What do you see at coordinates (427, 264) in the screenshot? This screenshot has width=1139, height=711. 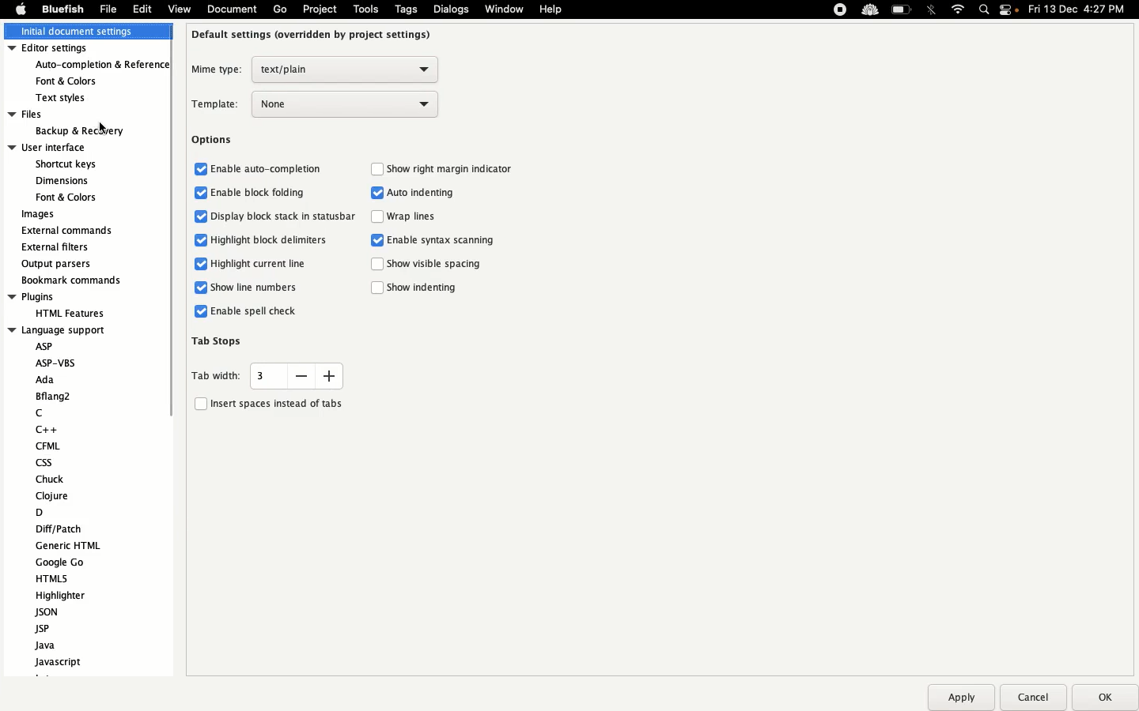 I see `Show visible spacing` at bounding box center [427, 264].